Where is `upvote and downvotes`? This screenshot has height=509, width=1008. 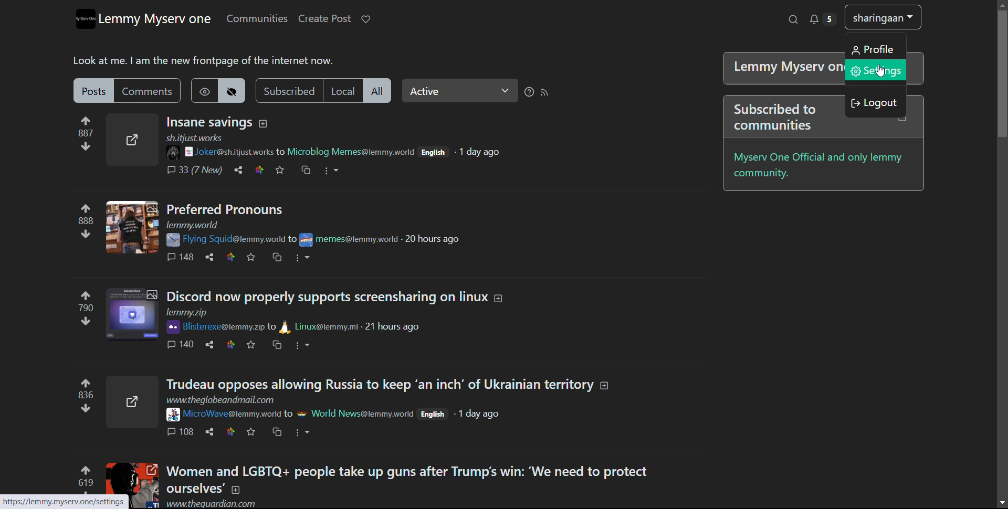 upvote and downvotes is located at coordinates (86, 307).